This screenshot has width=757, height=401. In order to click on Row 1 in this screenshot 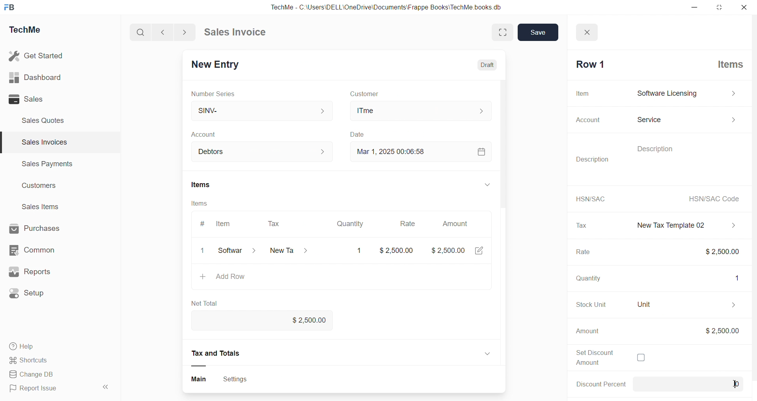, I will do `click(588, 64)`.